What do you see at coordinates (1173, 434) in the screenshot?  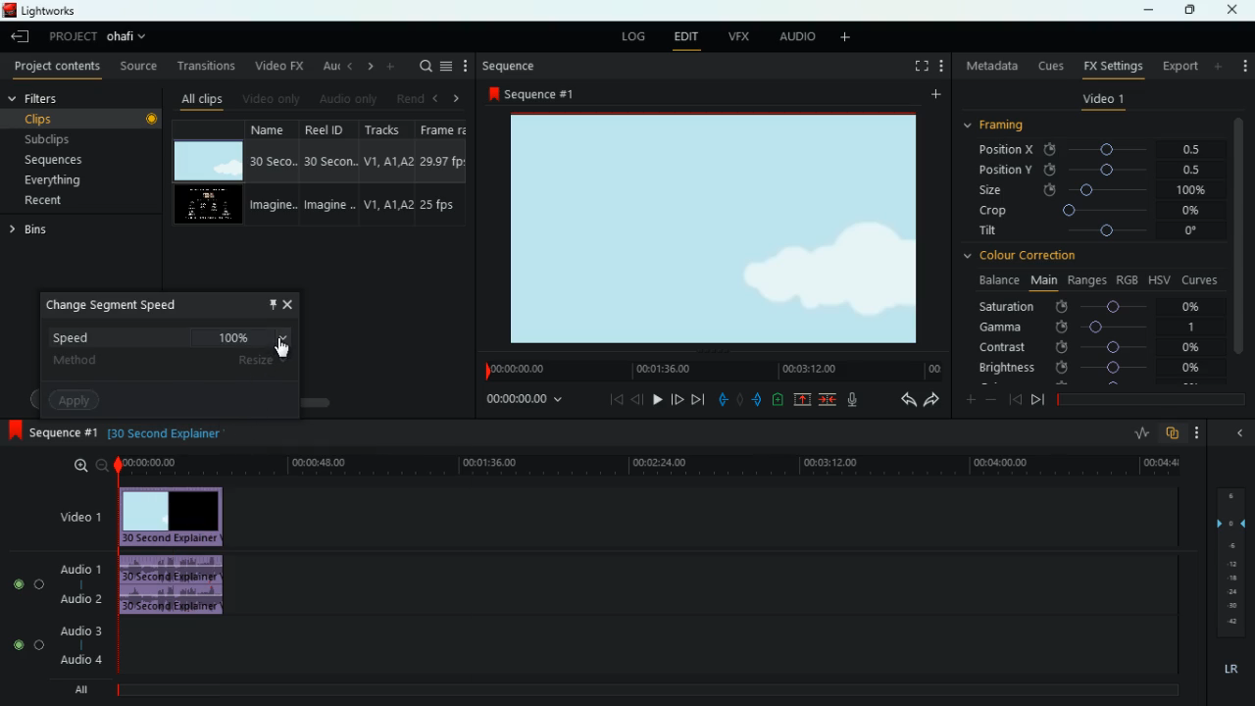 I see `overlap` at bounding box center [1173, 434].